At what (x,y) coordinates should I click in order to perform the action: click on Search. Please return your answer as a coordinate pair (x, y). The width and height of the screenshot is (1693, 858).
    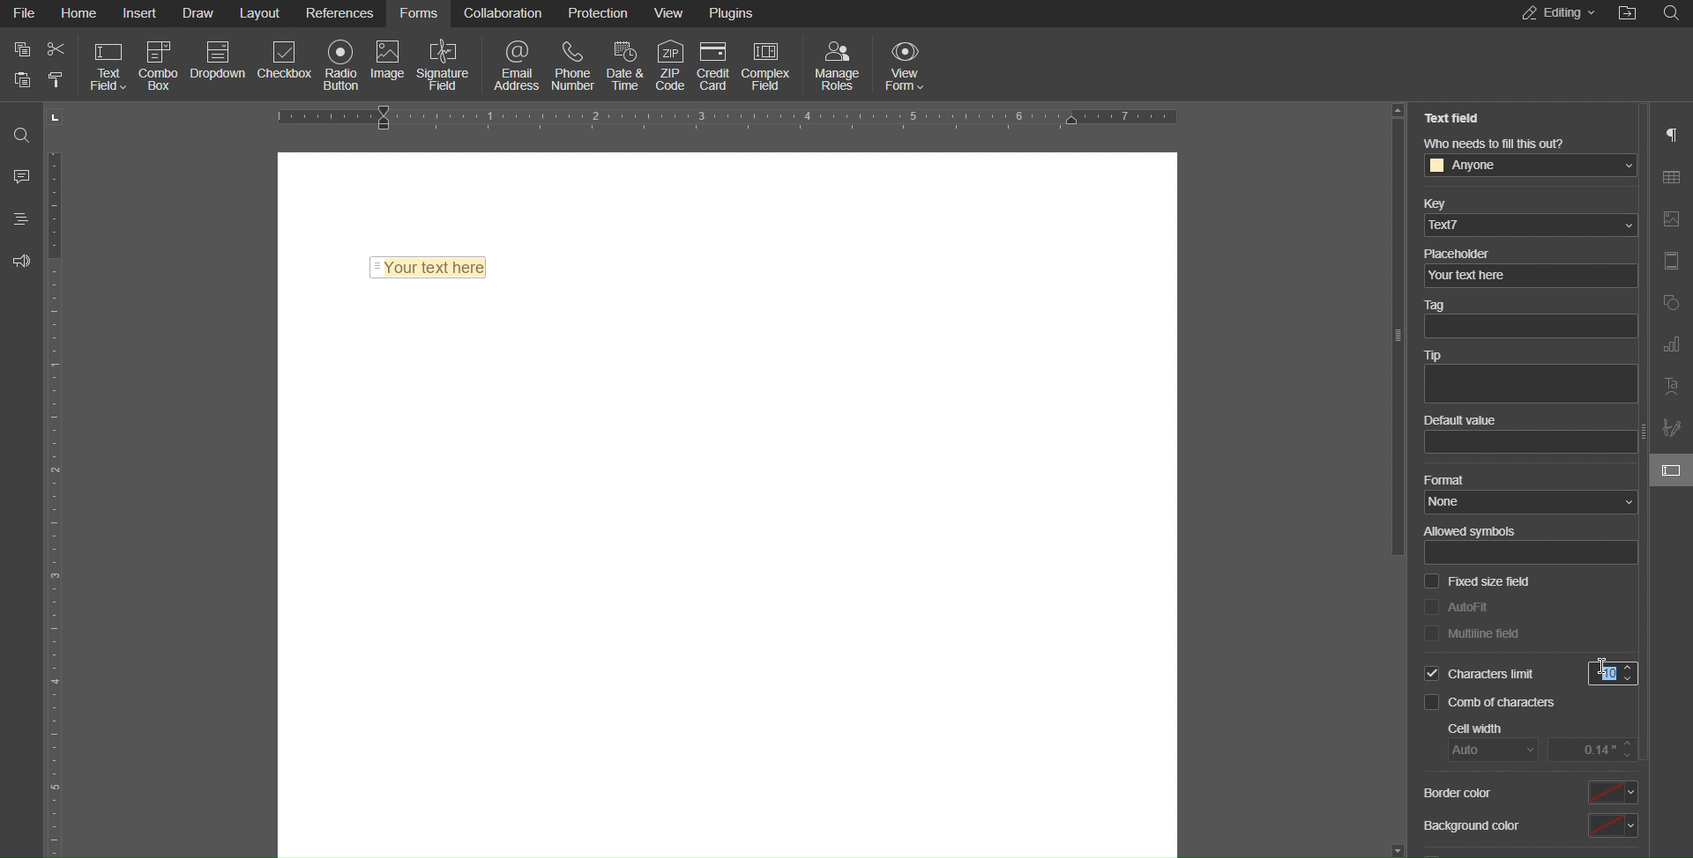
    Looking at the image, I should click on (19, 129).